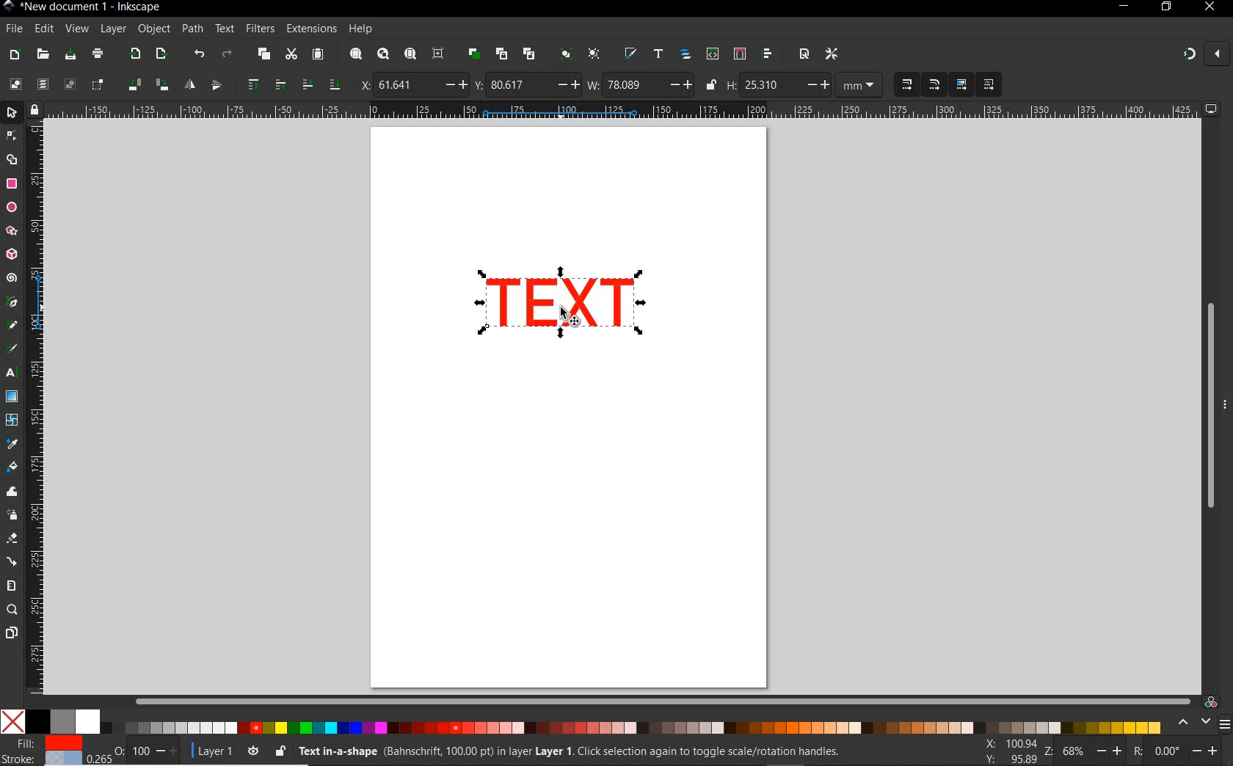  I want to click on ellipse tool, so click(11, 207).